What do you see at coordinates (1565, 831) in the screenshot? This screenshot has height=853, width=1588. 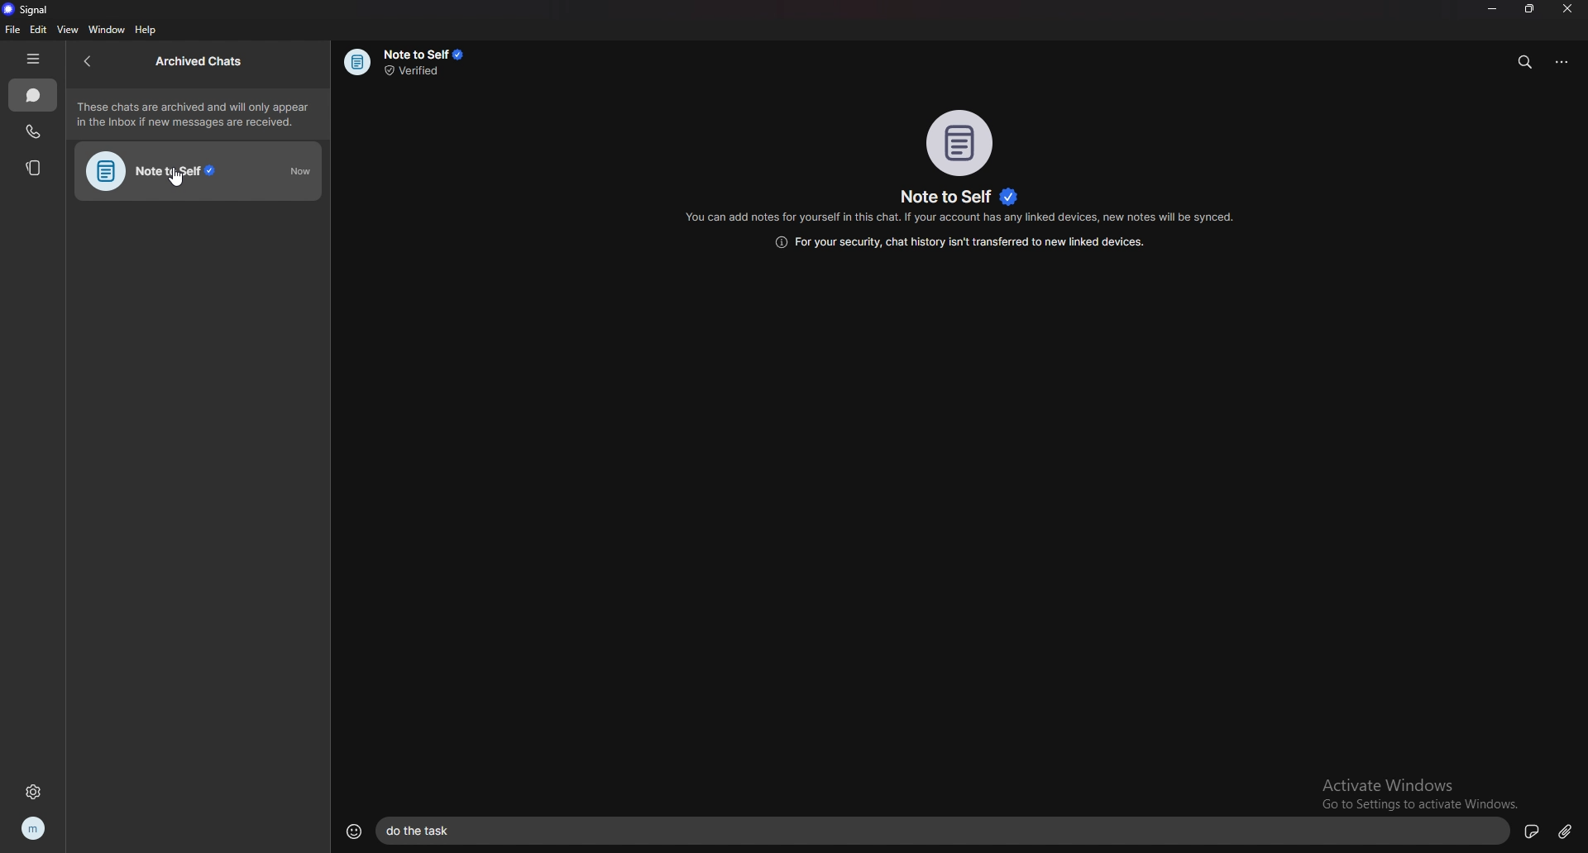 I see `attachment` at bounding box center [1565, 831].